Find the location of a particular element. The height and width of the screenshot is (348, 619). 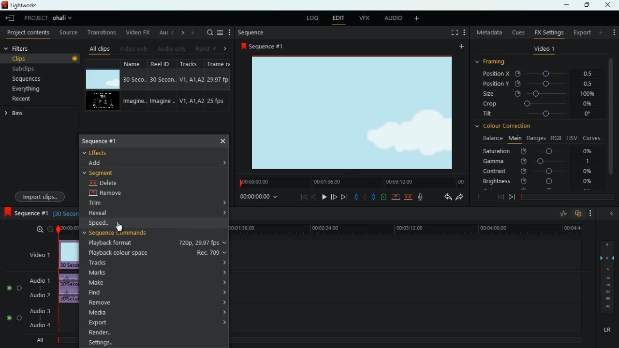

clips is located at coordinates (41, 58).